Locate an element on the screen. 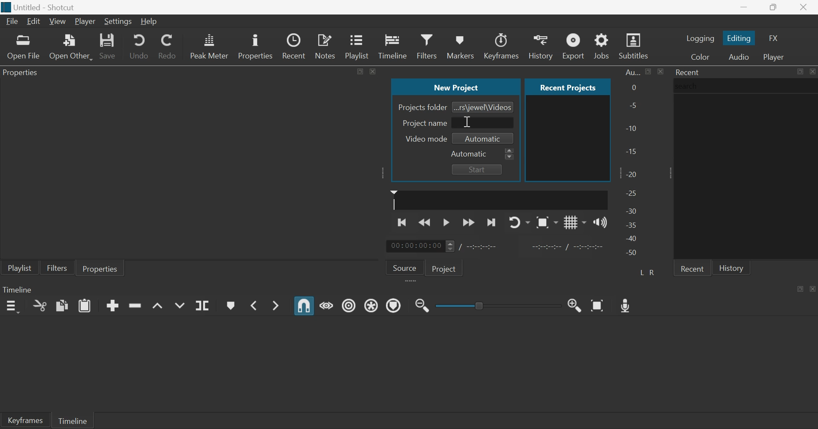  Properties is located at coordinates (100, 268).